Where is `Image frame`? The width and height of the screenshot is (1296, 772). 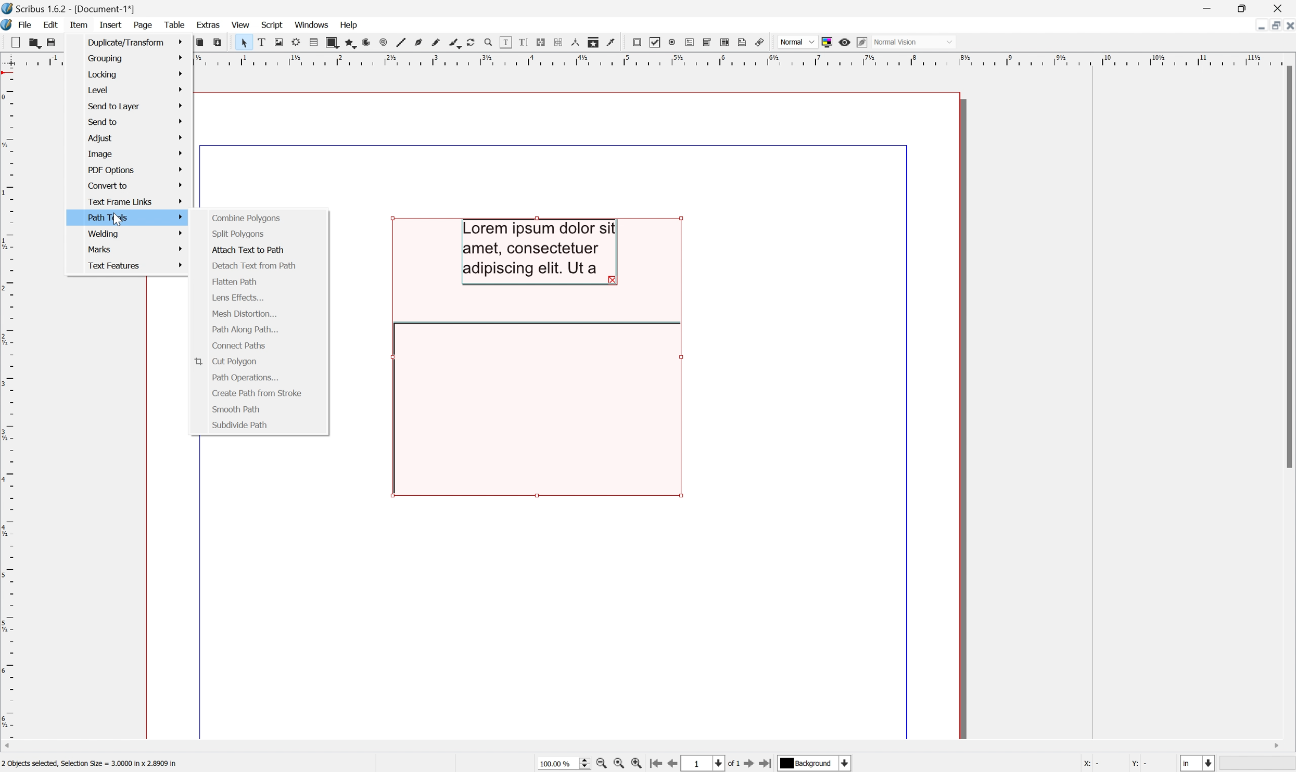
Image frame is located at coordinates (276, 42).